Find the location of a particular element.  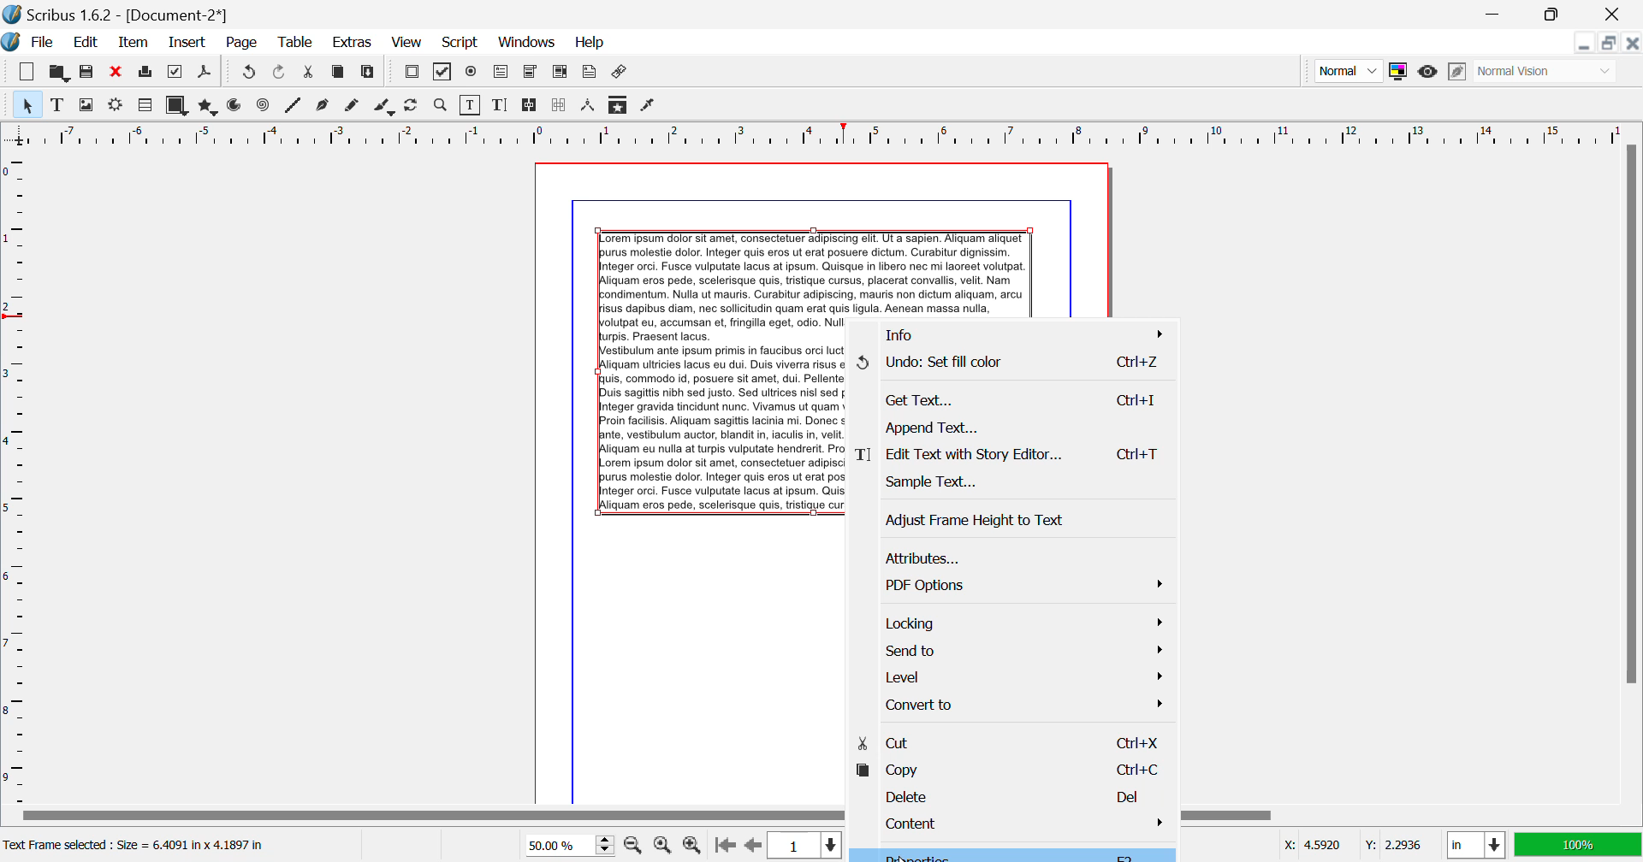

Arcs is located at coordinates (236, 107).